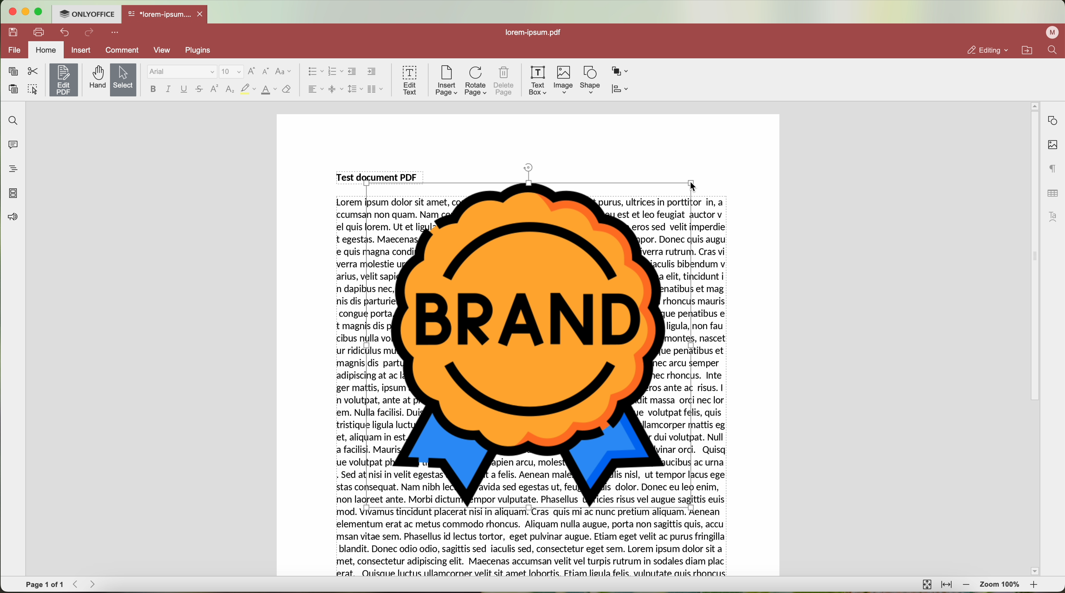 This screenshot has height=593, width=1065. I want to click on cut, so click(33, 72).